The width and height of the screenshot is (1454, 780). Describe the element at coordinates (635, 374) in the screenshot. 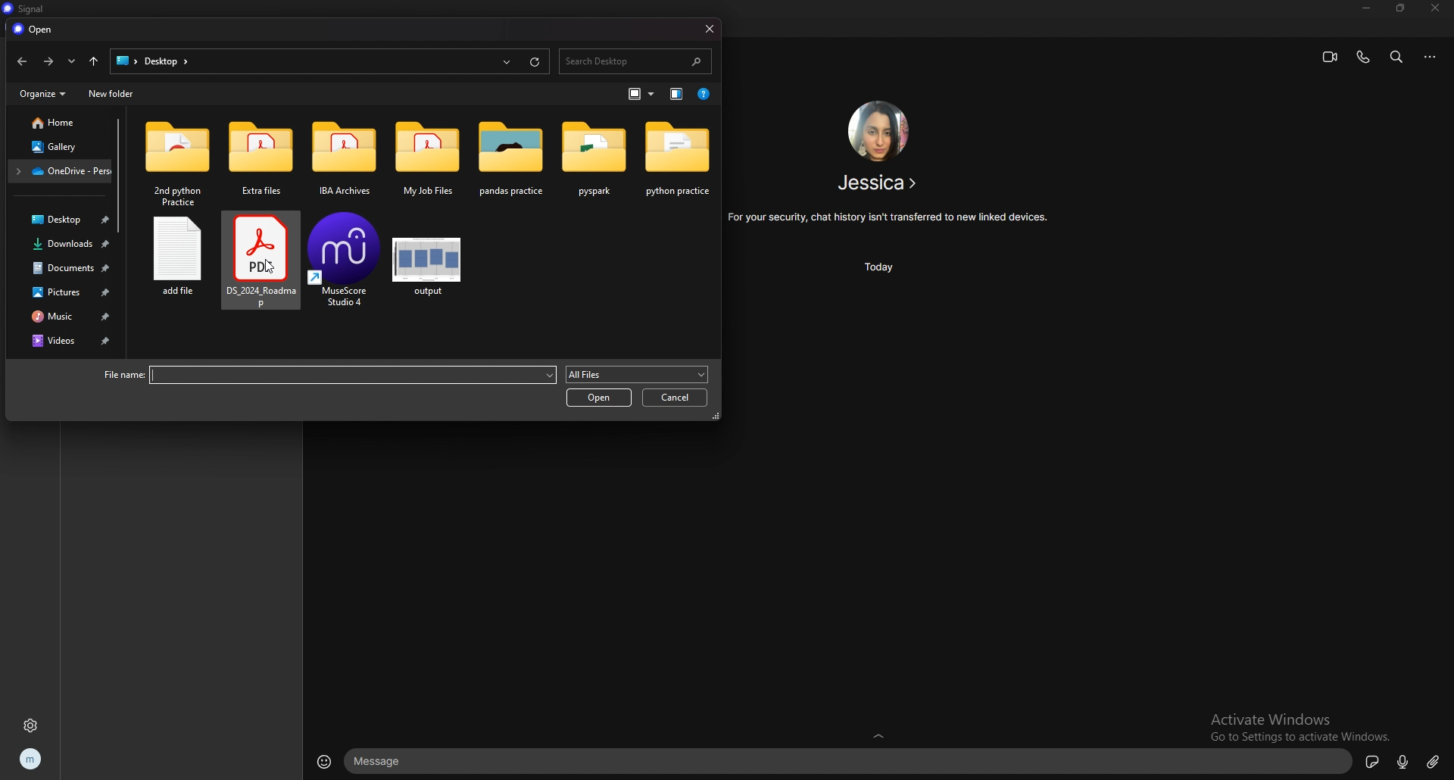

I see `all files` at that location.